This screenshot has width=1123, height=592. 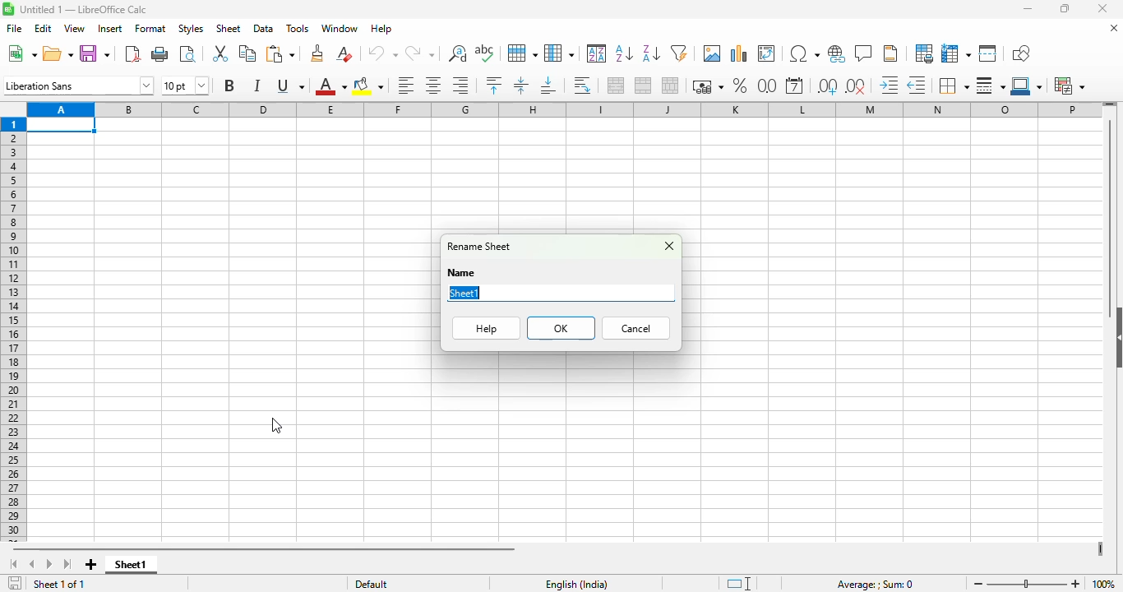 What do you see at coordinates (277, 425) in the screenshot?
I see `cursor` at bounding box center [277, 425].